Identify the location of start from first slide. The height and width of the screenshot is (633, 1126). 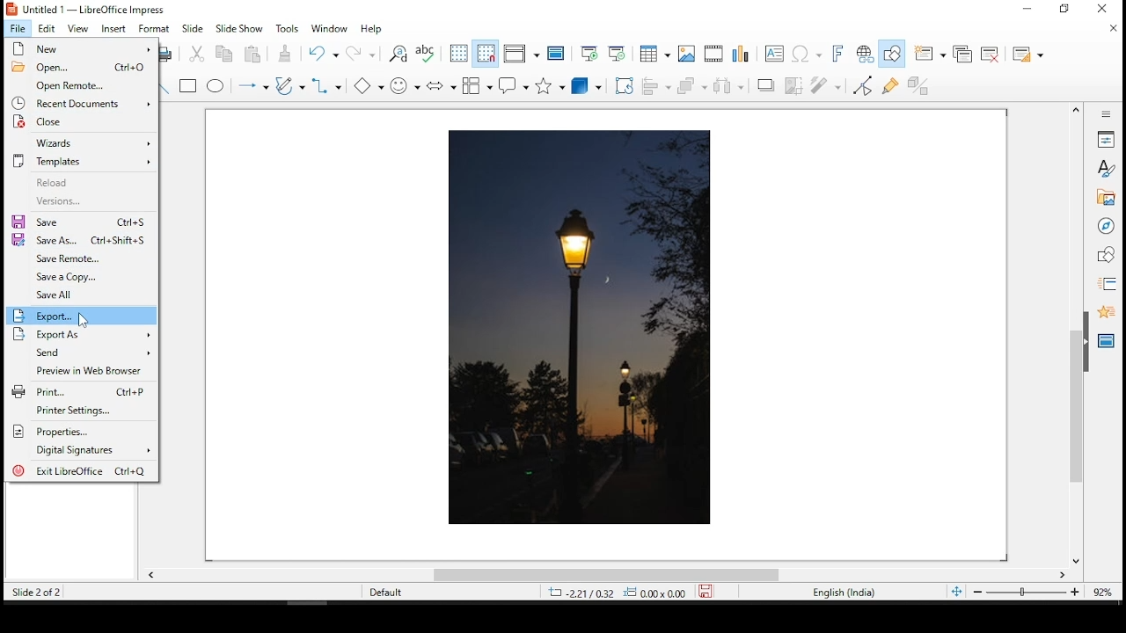
(589, 53).